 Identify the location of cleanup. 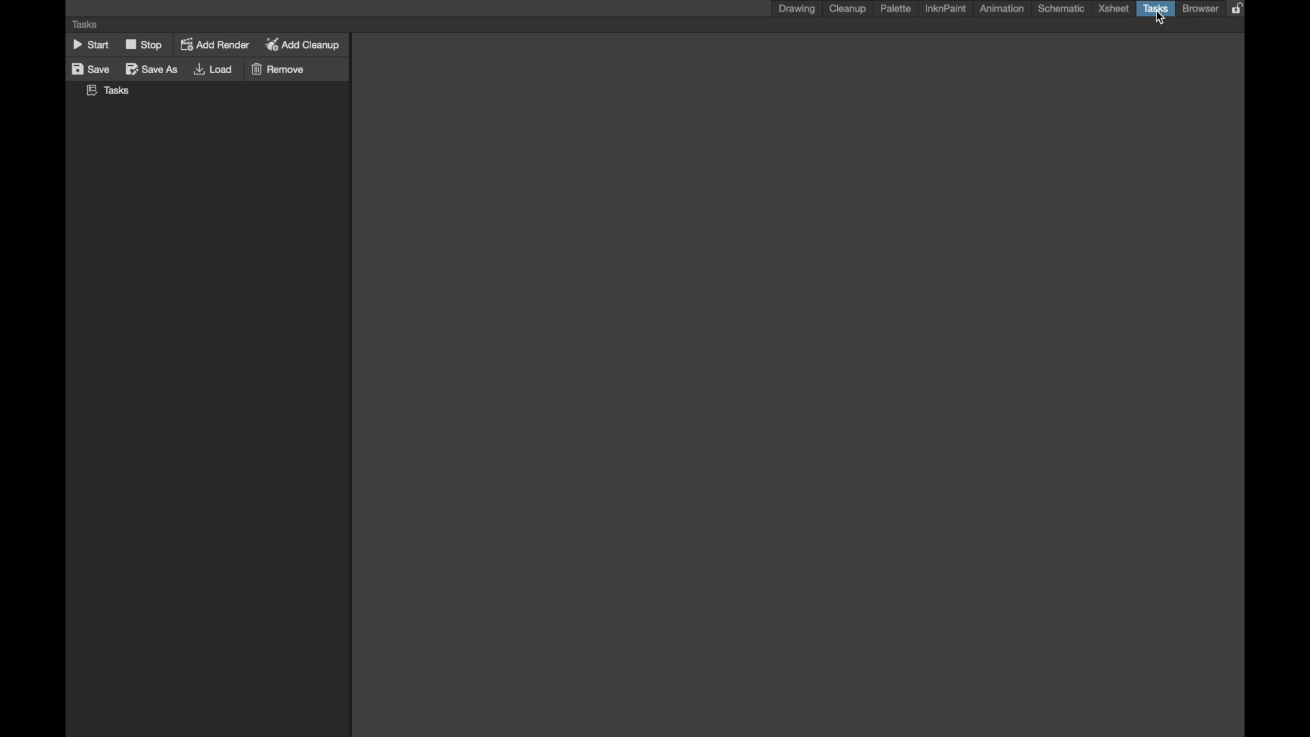
(850, 9).